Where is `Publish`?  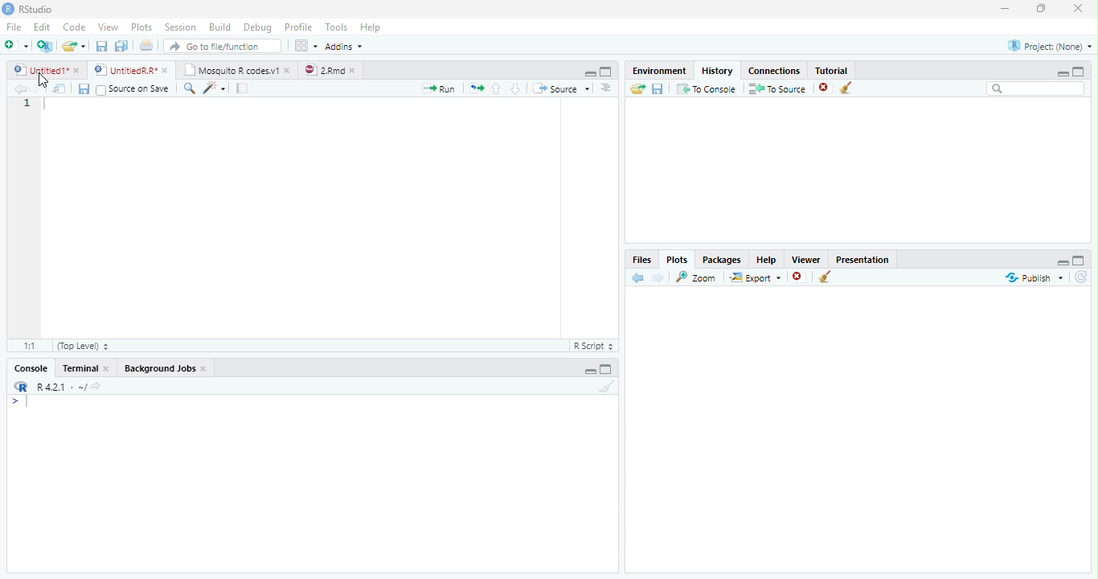
Publish is located at coordinates (1032, 278).